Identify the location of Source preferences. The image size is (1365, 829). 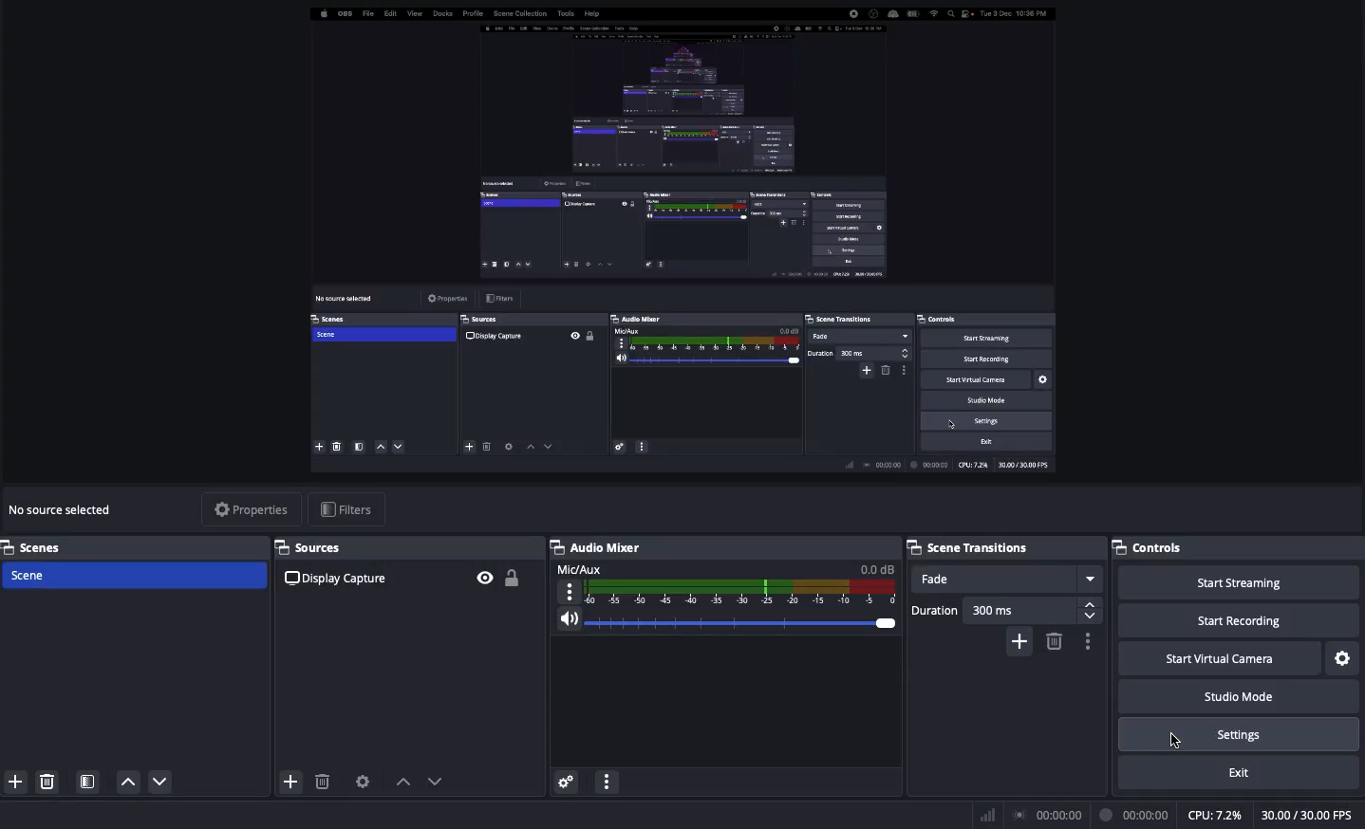
(361, 782).